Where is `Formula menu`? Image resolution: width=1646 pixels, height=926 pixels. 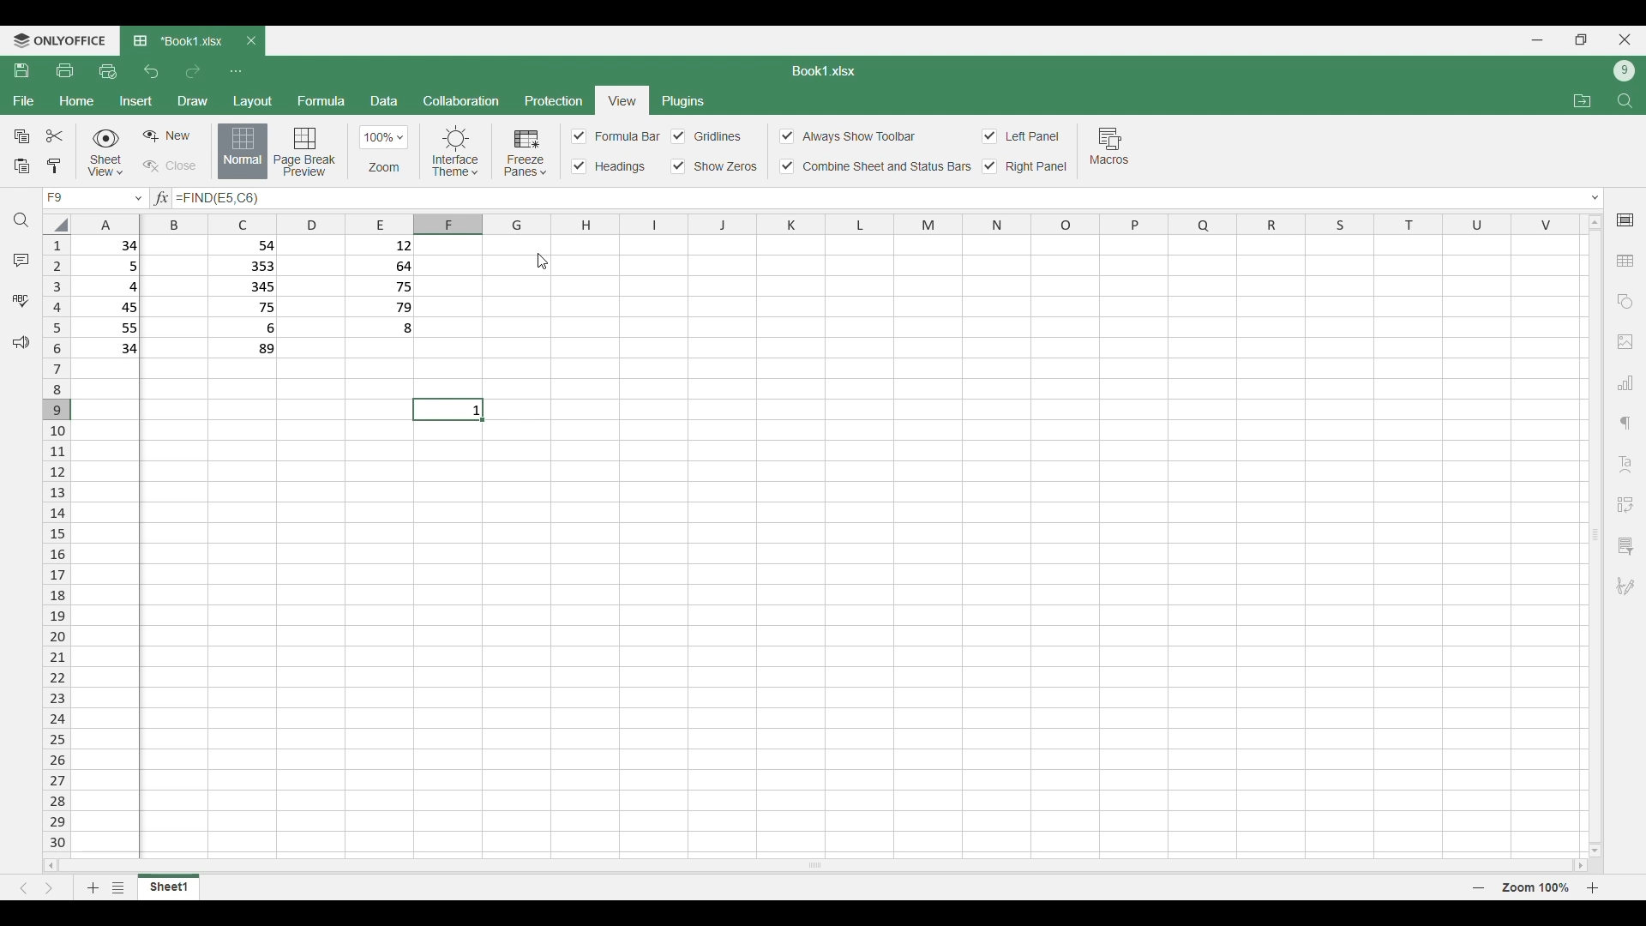
Formula menu is located at coordinates (321, 103).